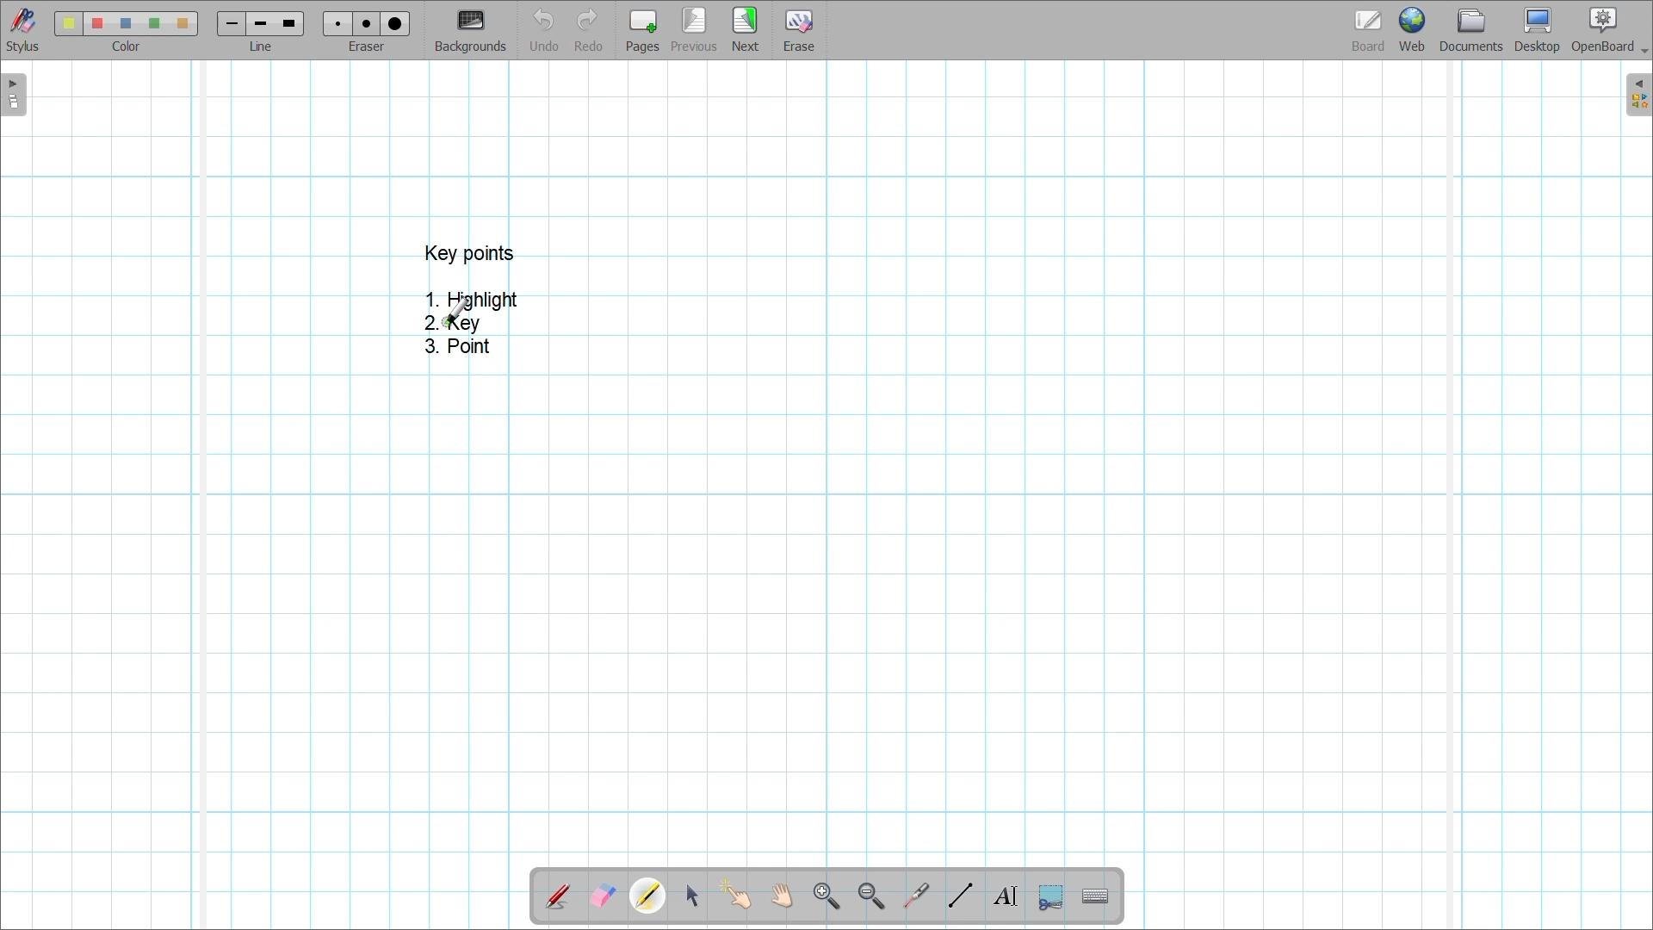 This screenshot has height=930, width=1653. I want to click on 2. Key, so click(449, 324).